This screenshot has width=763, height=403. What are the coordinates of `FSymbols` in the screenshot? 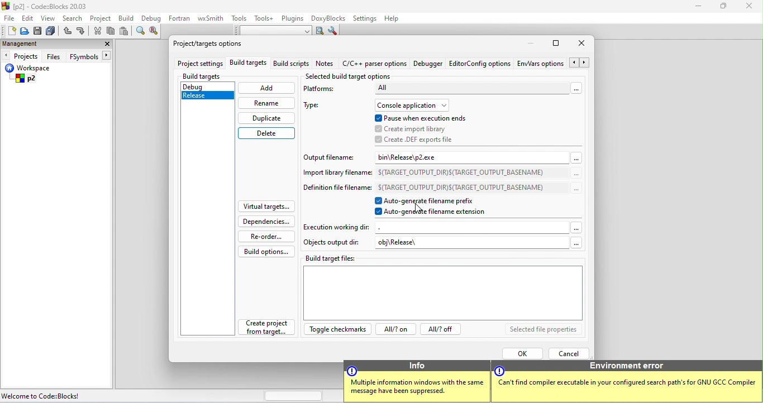 It's located at (91, 56).